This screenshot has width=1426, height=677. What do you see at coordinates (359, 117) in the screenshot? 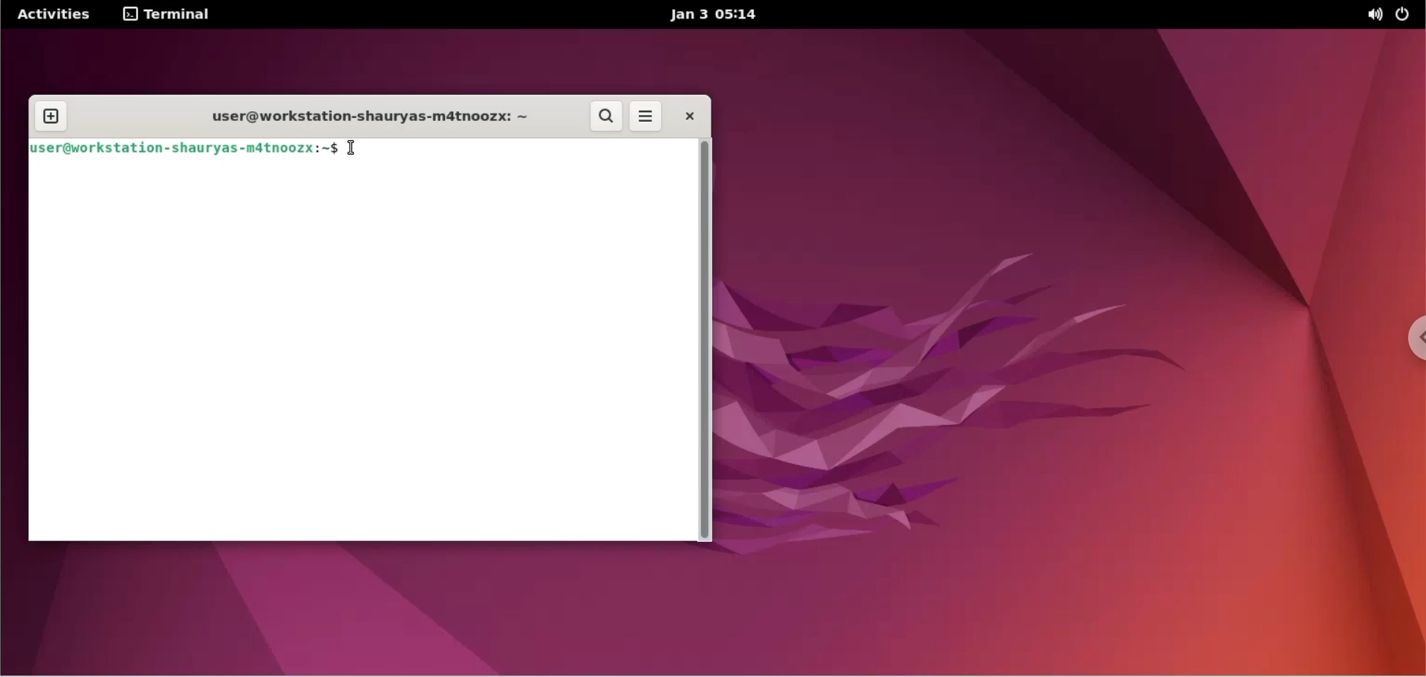
I see `user@workstation-shauryas-m4tnoozx: ~` at bounding box center [359, 117].